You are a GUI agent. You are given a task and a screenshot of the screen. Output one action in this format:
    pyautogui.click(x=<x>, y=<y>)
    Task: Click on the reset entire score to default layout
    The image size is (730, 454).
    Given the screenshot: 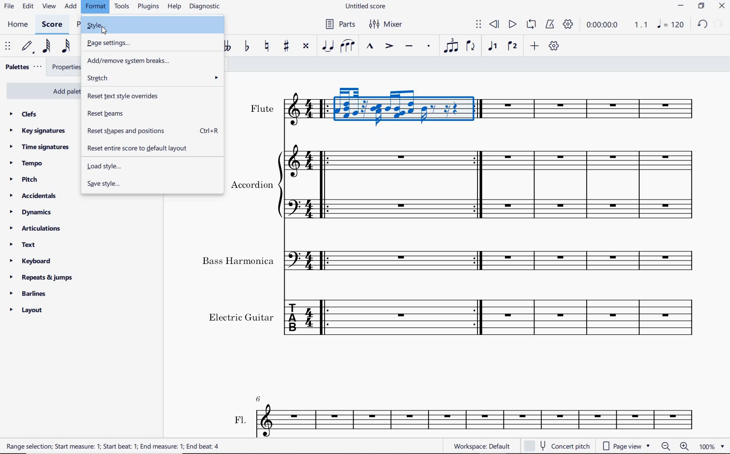 What is the action you would take?
    pyautogui.click(x=150, y=149)
    